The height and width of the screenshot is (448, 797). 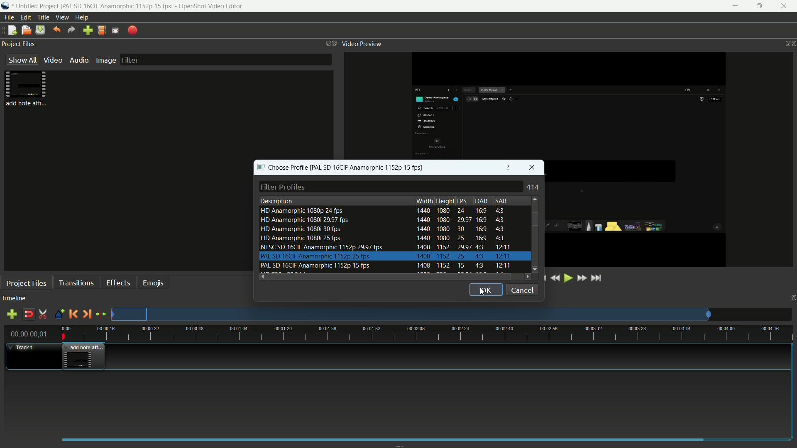 What do you see at coordinates (760, 6) in the screenshot?
I see `maximize` at bounding box center [760, 6].